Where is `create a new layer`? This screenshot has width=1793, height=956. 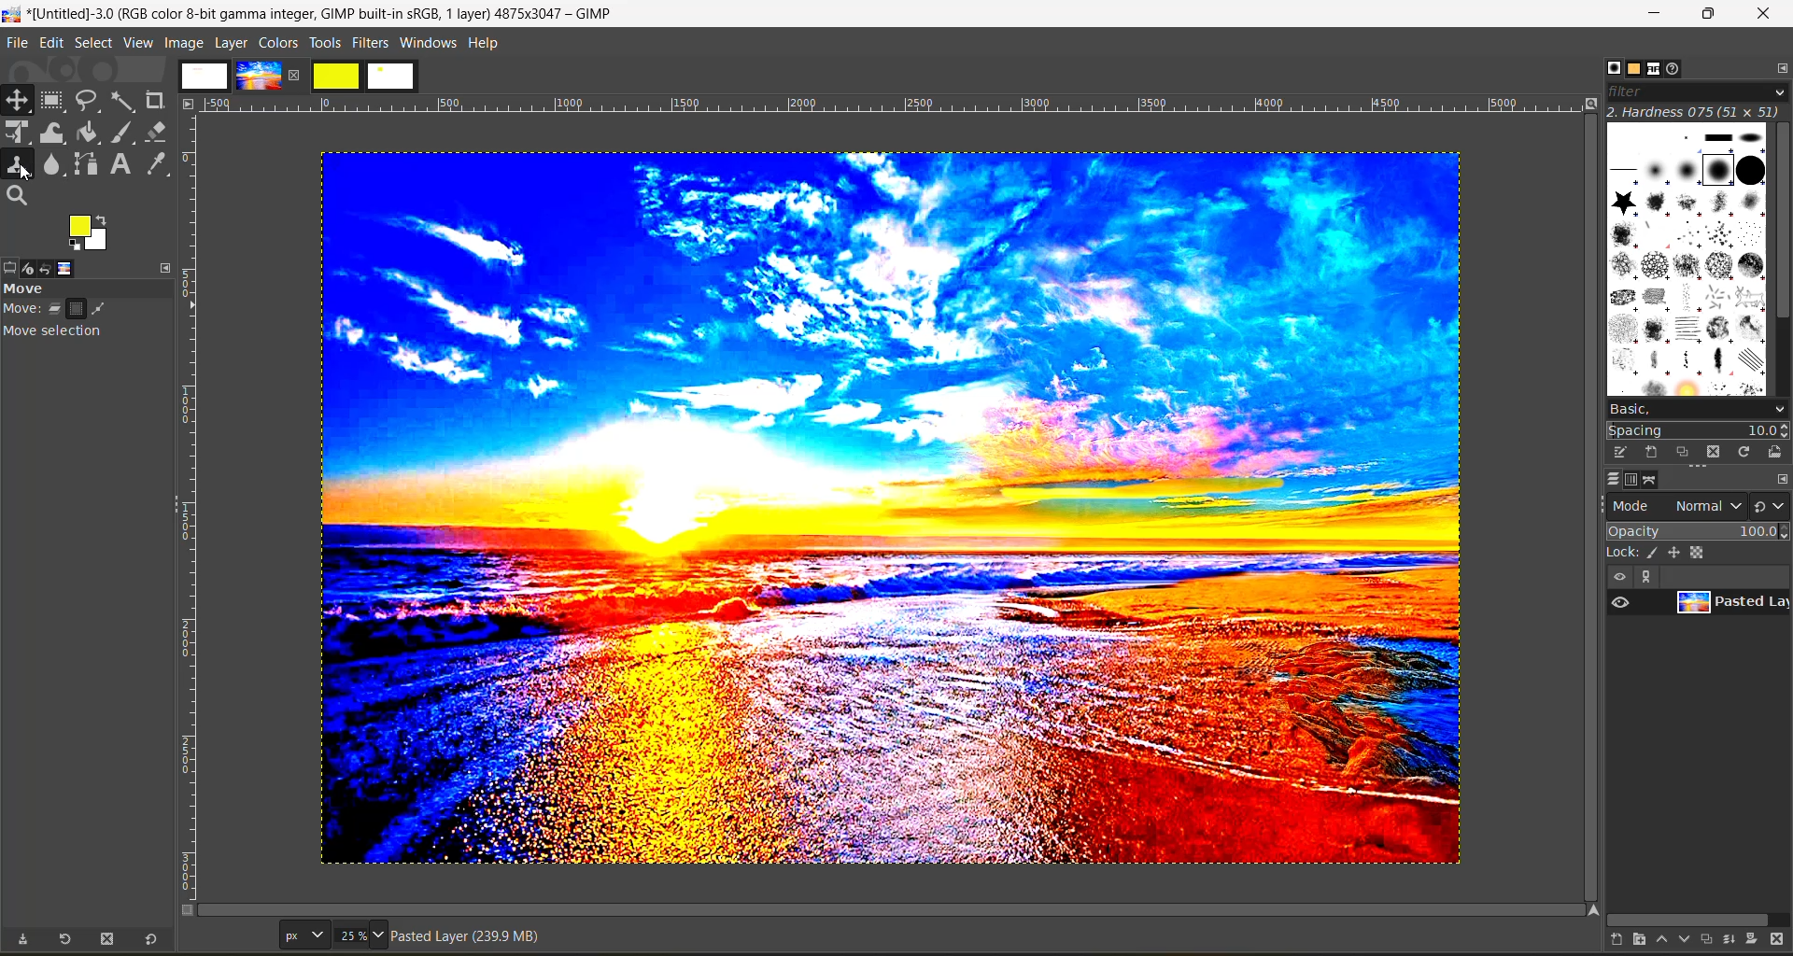
create a new layer is located at coordinates (1605, 941).